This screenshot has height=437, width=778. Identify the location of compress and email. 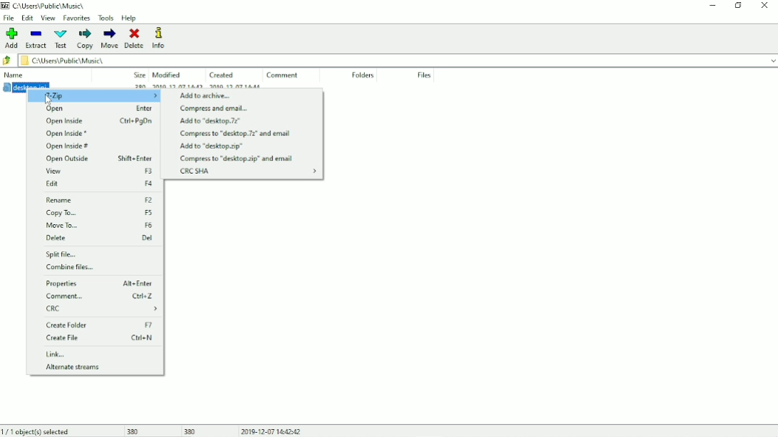
(214, 108).